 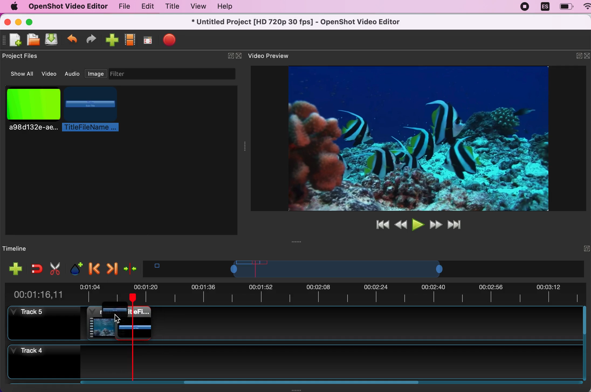 What do you see at coordinates (18, 21) in the screenshot?
I see `minimize` at bounding box center [18, 21].